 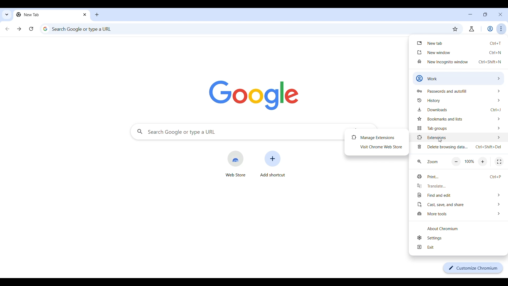 What do you see at coordinates (48, 15) in the screenshot?
I see `Current open tab` at bounding box center [48, 15].